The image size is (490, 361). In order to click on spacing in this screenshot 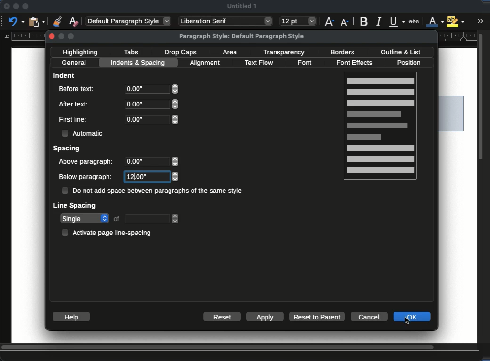, I will do `click(68, 149)`.